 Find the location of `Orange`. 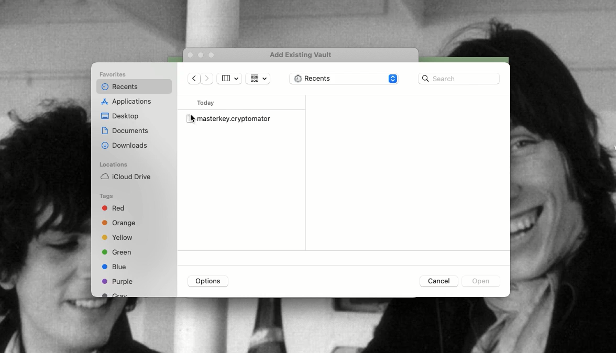

Orange is located at coordinates (119, 224).